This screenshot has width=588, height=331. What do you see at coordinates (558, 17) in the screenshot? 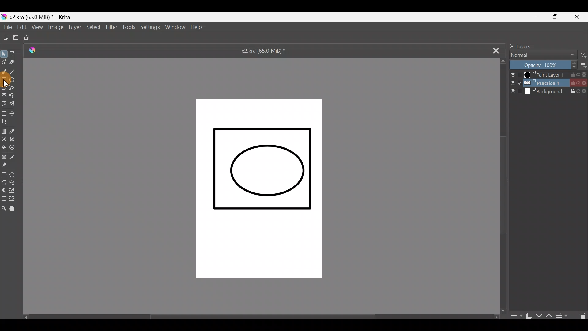
I see `Maximize` at bounding box center [558, 17].